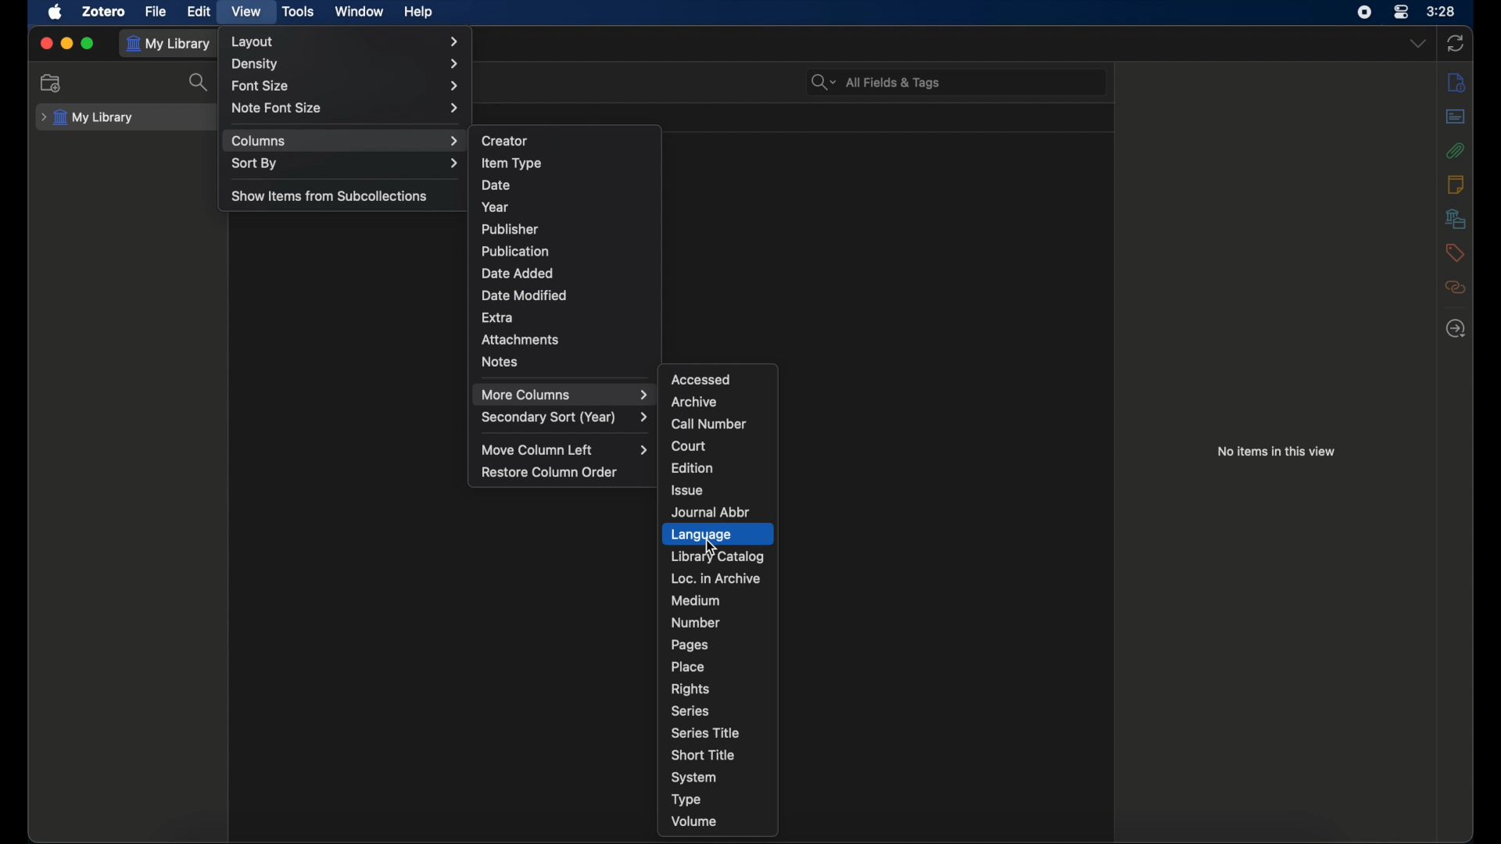 This screenshot has width=1501, height=844. What do you see at coordinates (518, 274) in the screenshot?
I see `date added` at bounding box center [518, 274].